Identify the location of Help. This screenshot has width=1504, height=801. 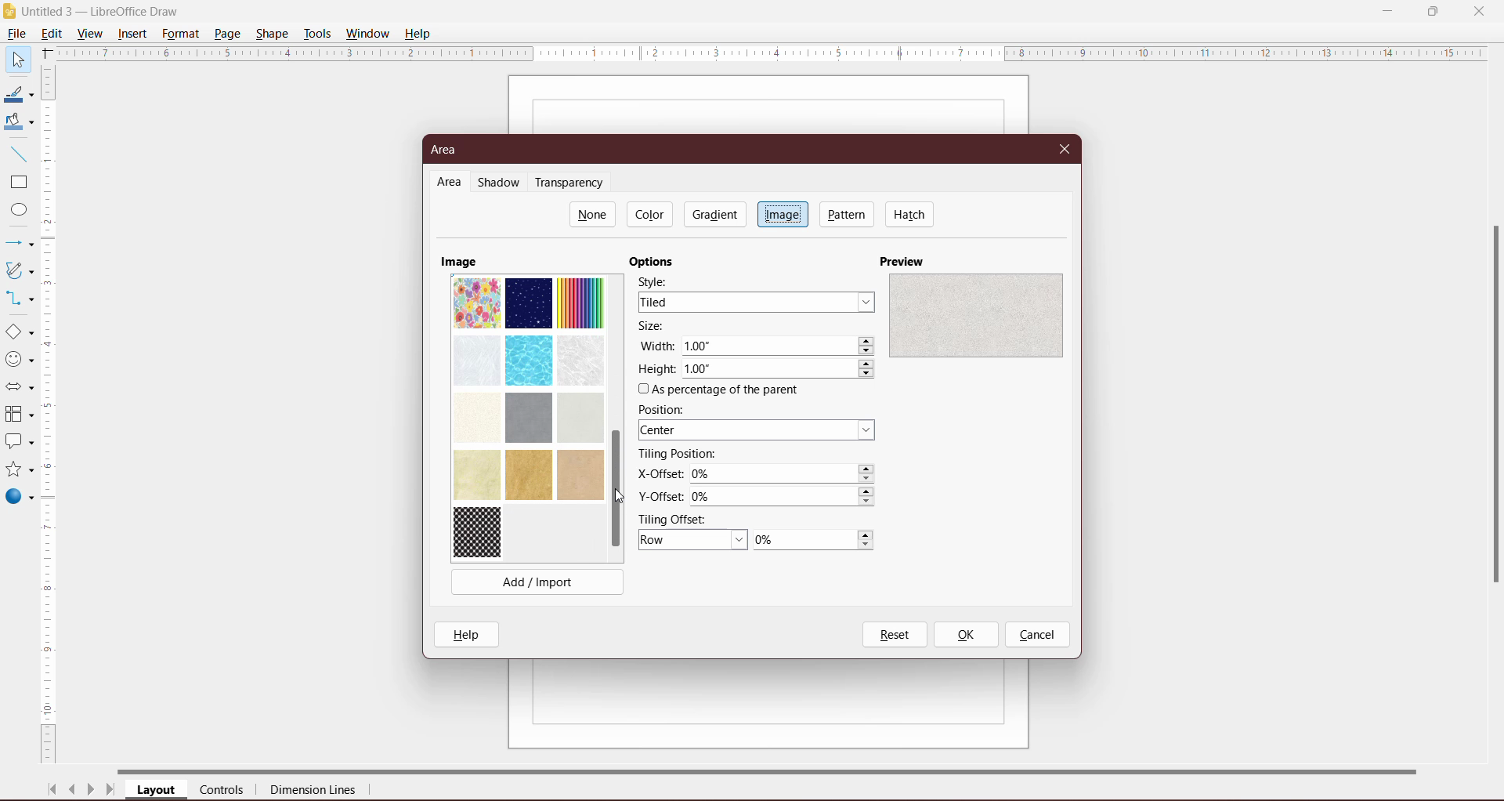
(420, 33).